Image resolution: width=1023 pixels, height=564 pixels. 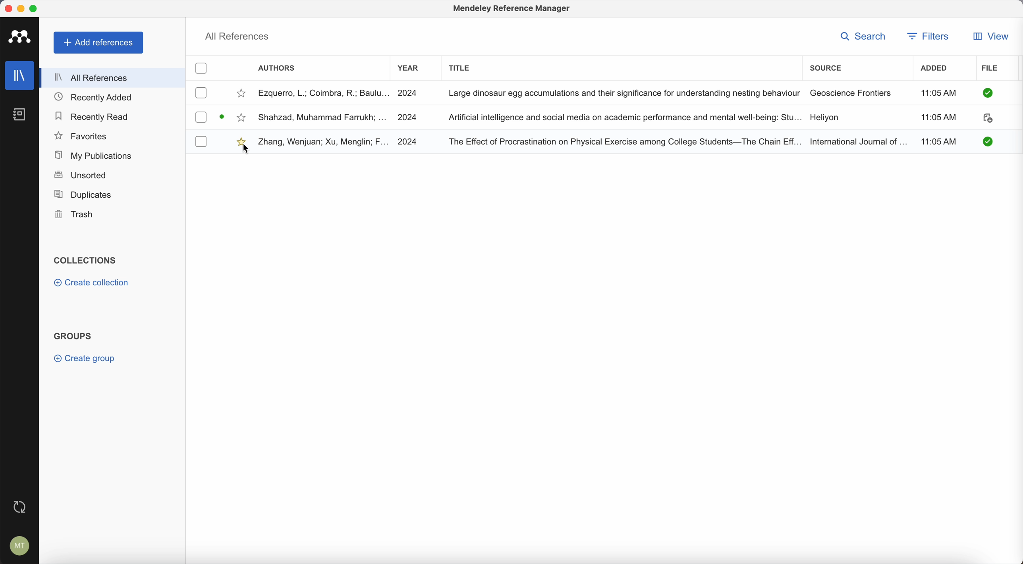 What do you see at coordinates (824, 118) in the screenshot?
I see `Heliyon` at bounding box center [824, 118].